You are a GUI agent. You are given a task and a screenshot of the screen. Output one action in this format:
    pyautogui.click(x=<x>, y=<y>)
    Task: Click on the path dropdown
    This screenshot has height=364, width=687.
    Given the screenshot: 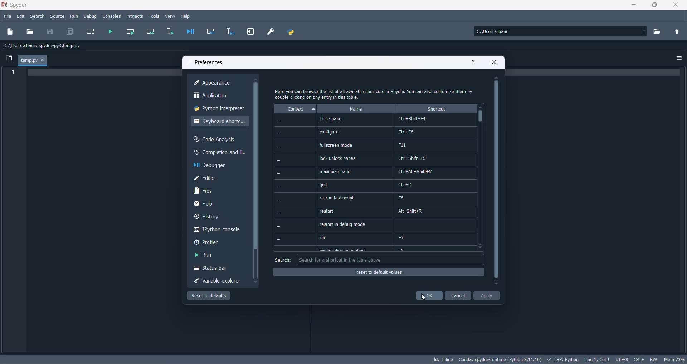 What is the action you would take?
    pyautogui.click(x=645, y=32)
    